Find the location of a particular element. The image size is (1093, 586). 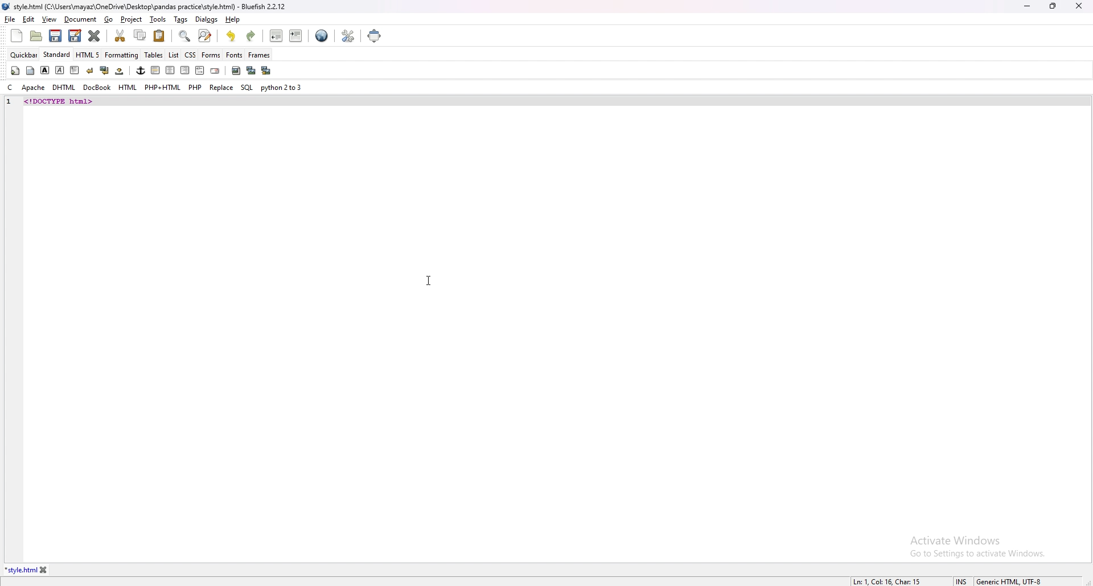

minimize is located at coordinates (1027, 7).